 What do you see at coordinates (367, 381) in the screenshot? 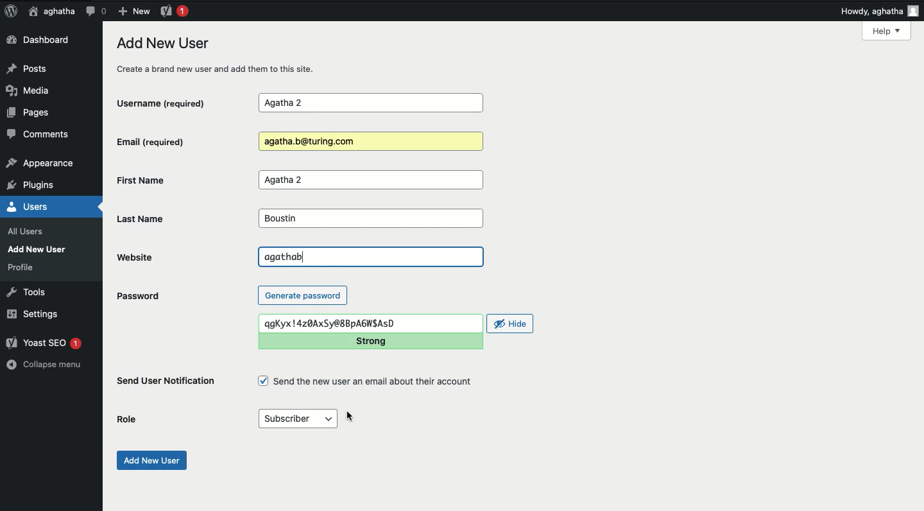
I see `Send the new user an email about their account` at bounding box center [367, 381].